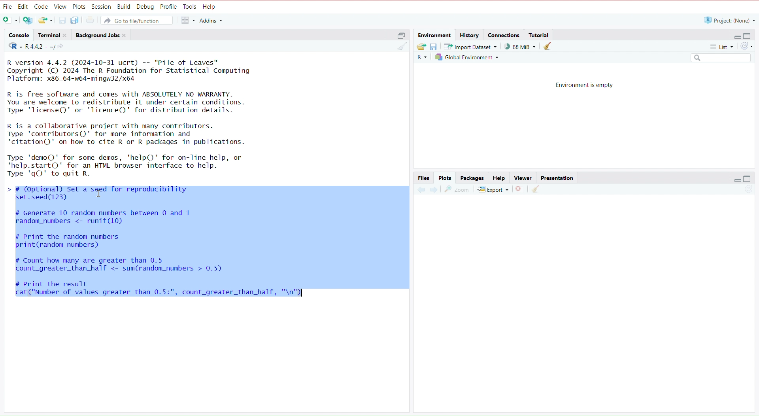 This screenshot has height=416, width=759. Describe the element at coordinates (145, 6) in the screenshot. I see `Debug` at that location.